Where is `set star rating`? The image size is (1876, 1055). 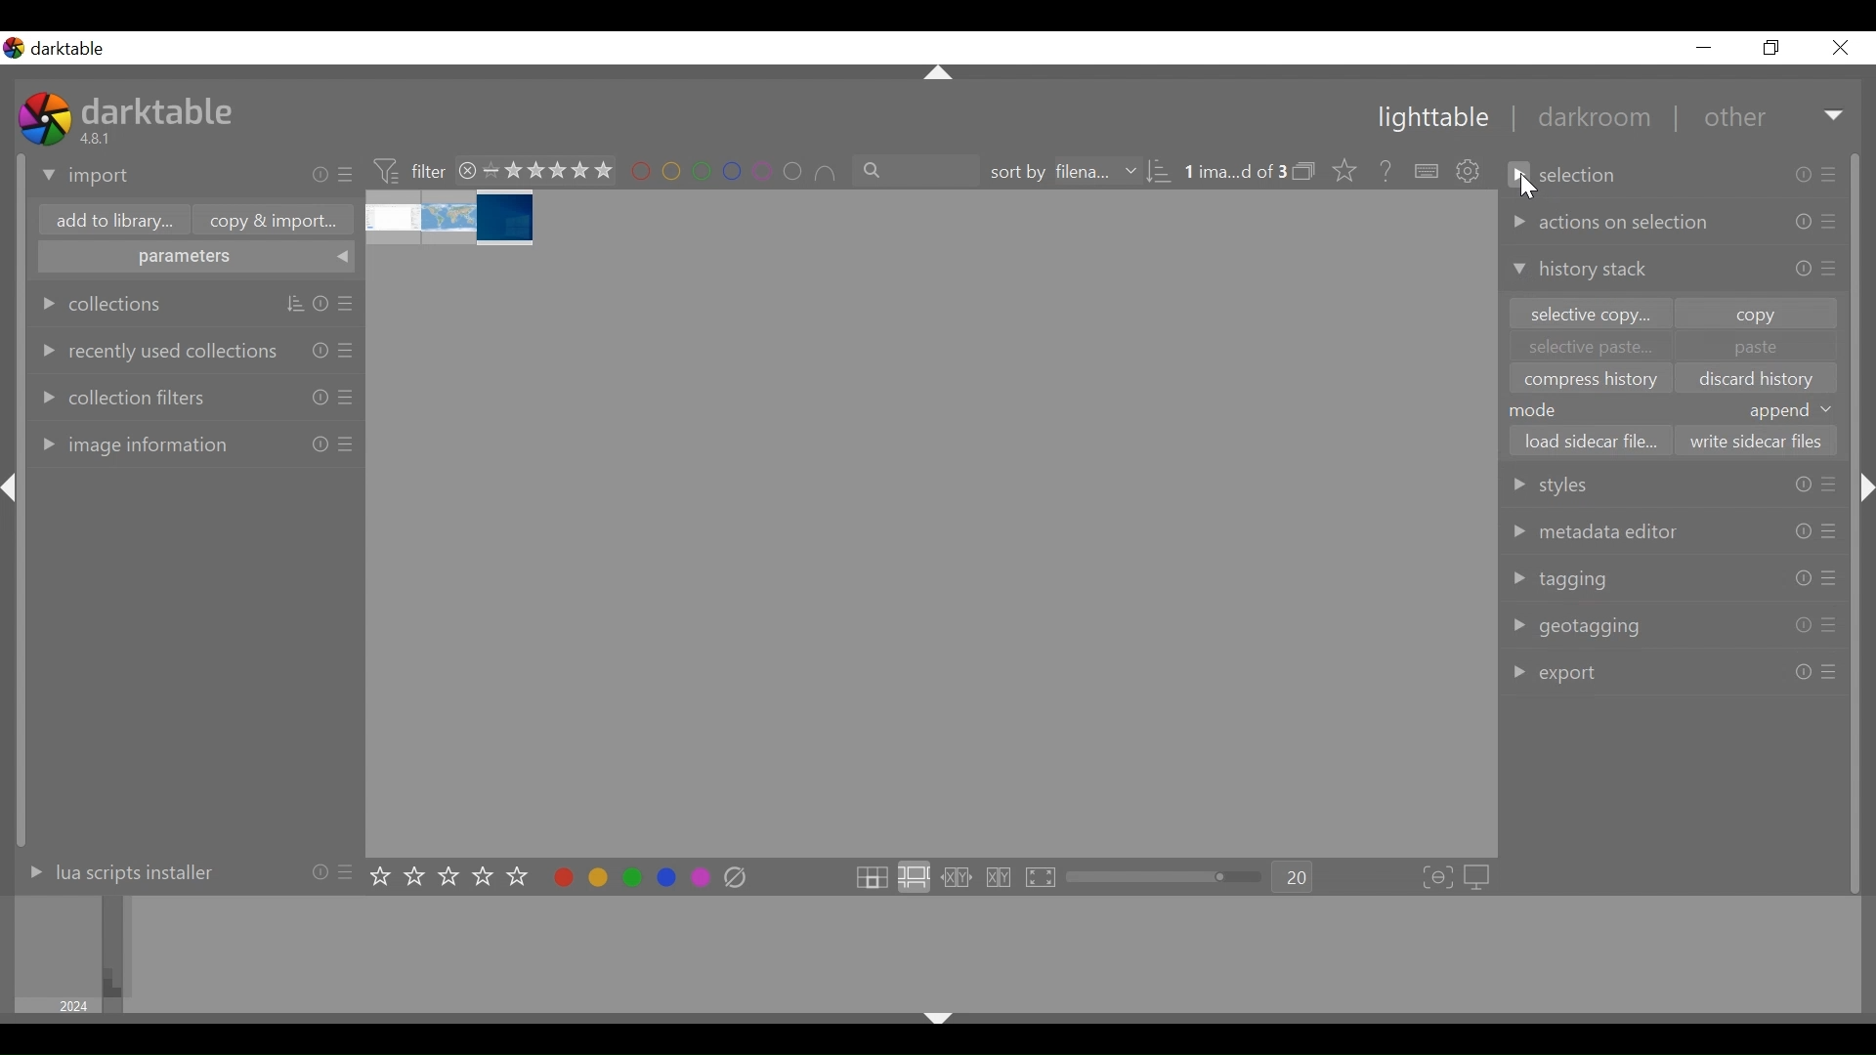 set star rating is located at coordinates (454, 877).